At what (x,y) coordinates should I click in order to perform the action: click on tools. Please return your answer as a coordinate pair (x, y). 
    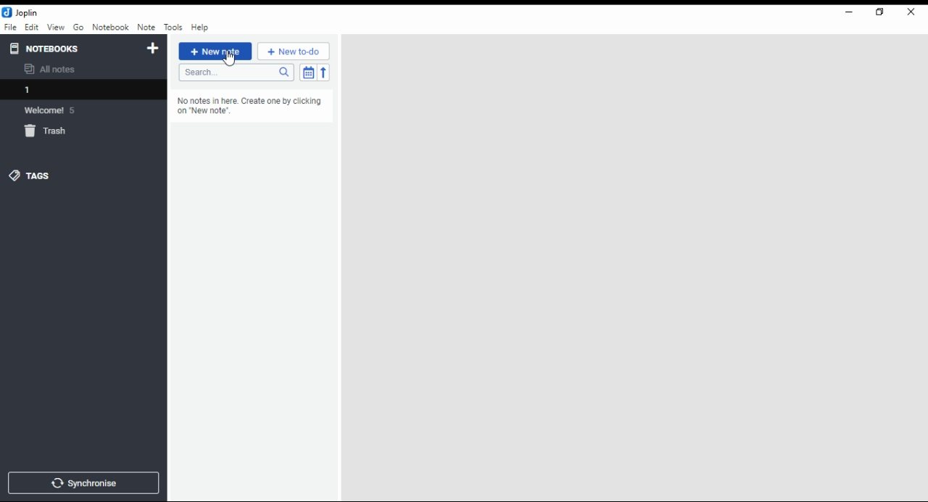
    Looking at the image, I should click on (173, 26).